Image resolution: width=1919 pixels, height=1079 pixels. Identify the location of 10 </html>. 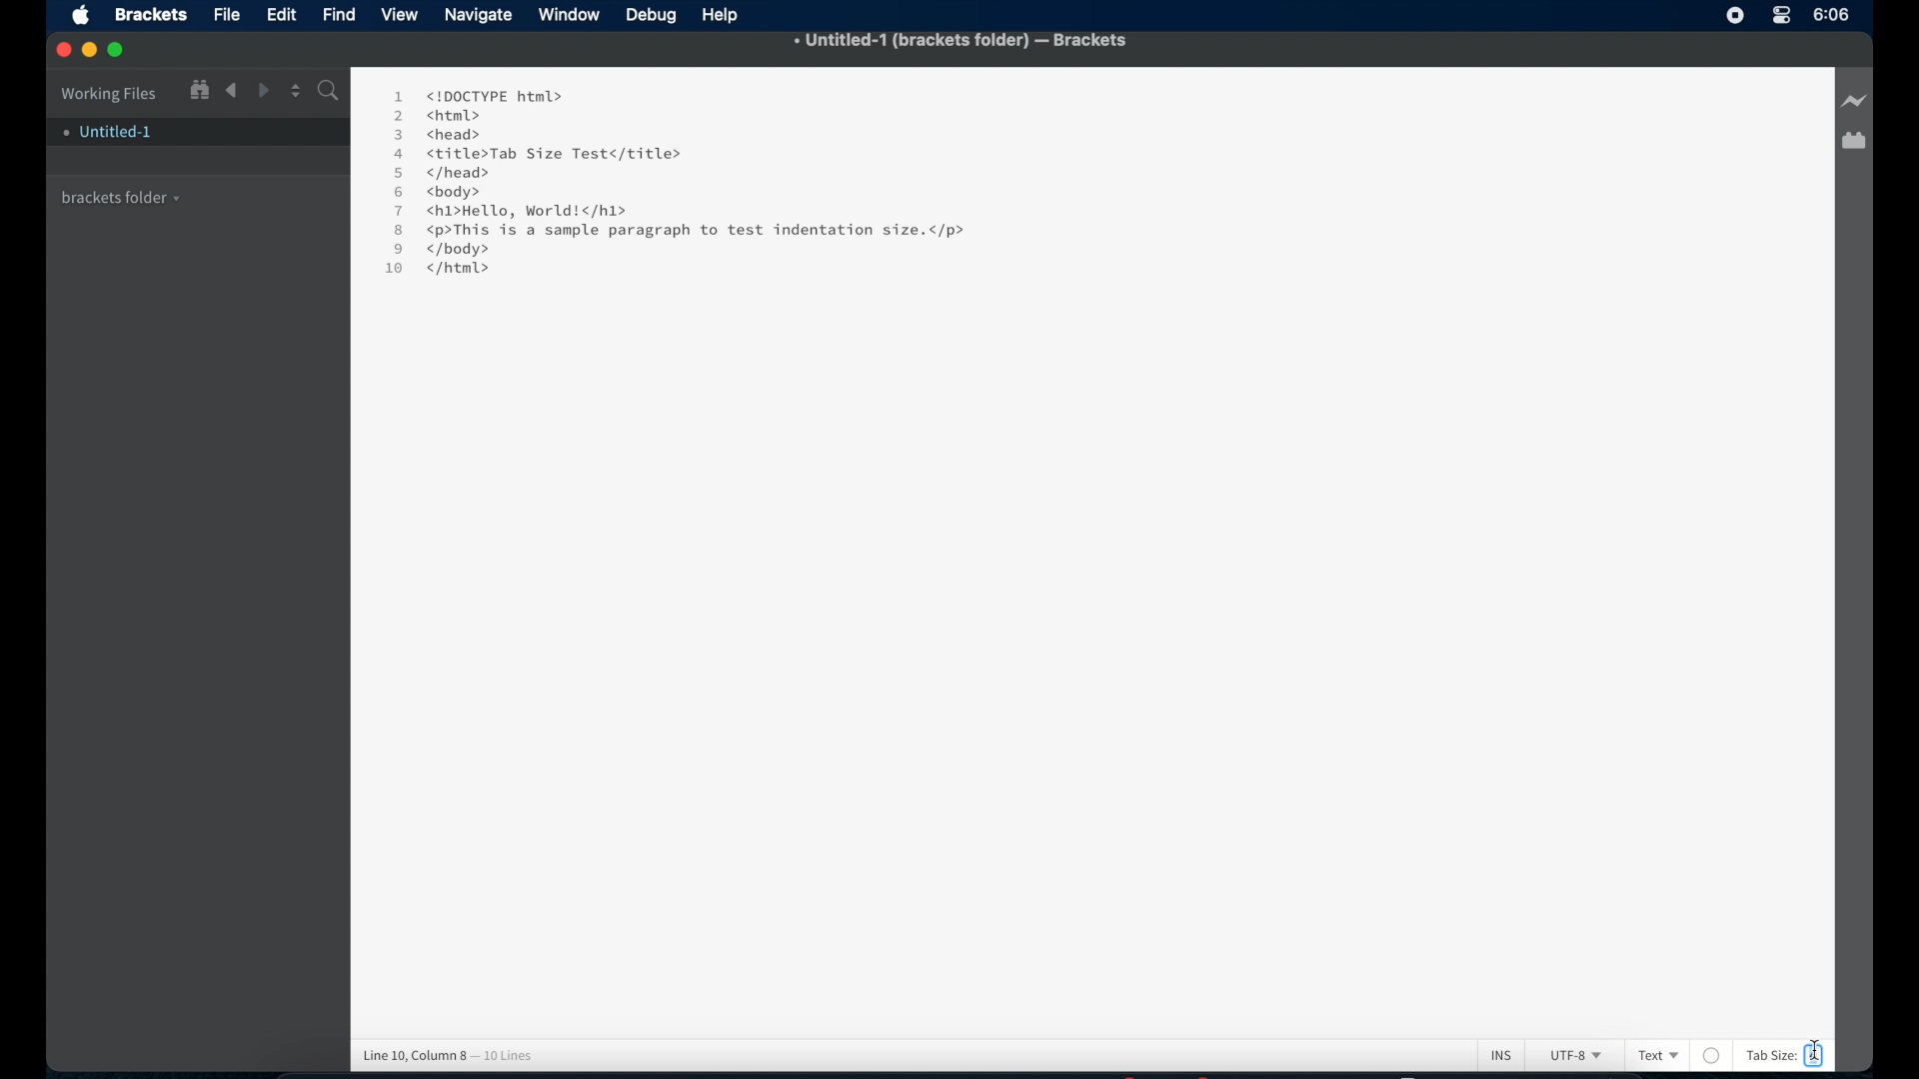
(431, 272).